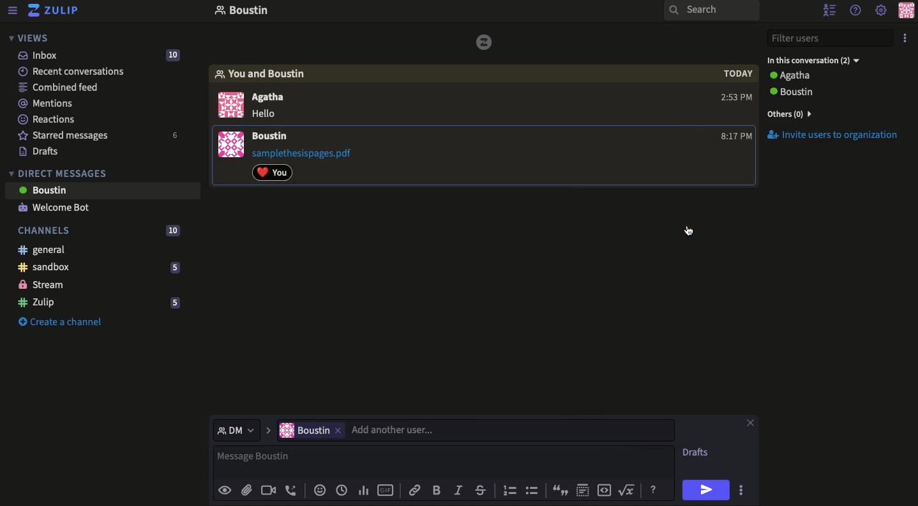 This screenshot has width=918, height=506. What do you see at coordinates (275, 173) in the screenshot?
I see `Reaction added` at bounding box center [275, 173].